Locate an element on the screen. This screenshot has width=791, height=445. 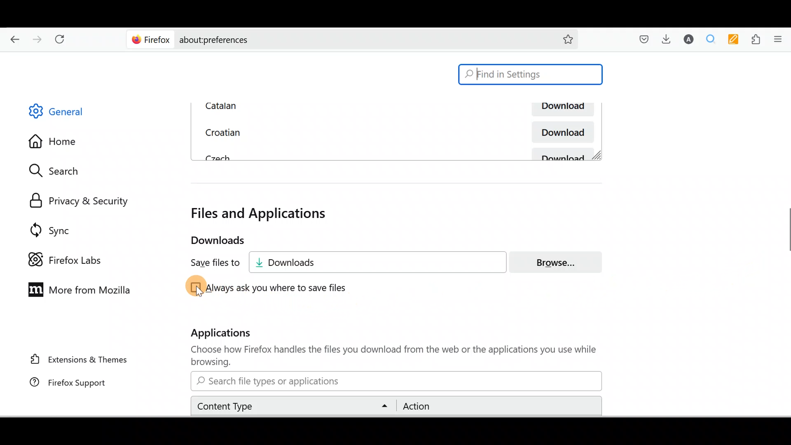
Go forward one page is located at coordinates (38, 41).